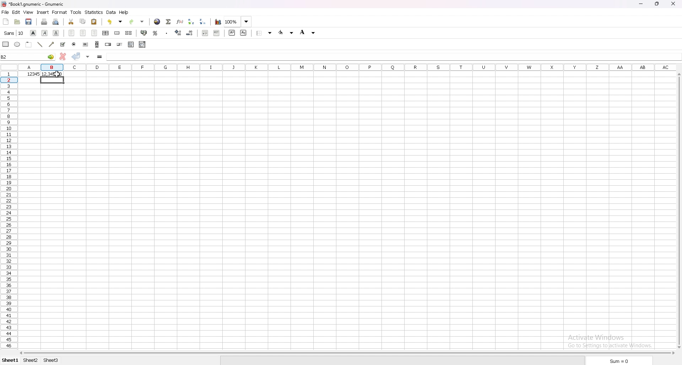 The height and width of the screenshot is (365, 682). Describe the element at coordinates (217, 33) in the screenshot. I see `increase indent` at that location.